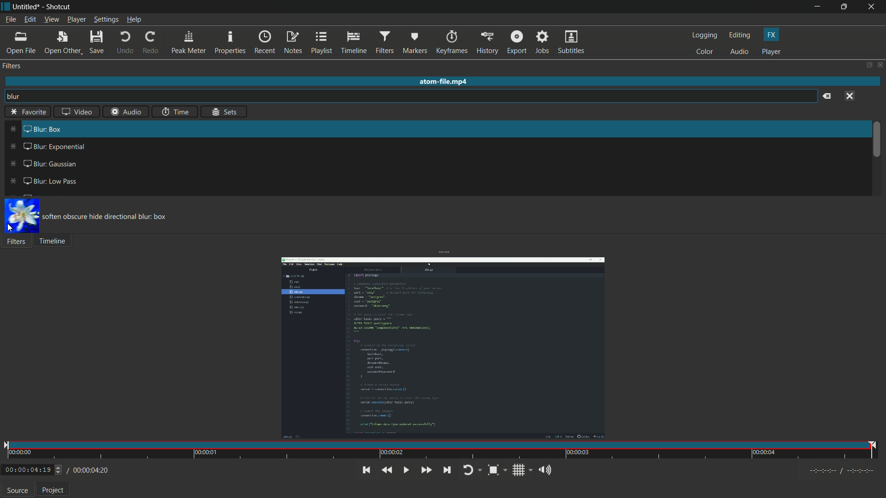 The height and width of the screenshot is (498, 886). I want to click on save, so click(99, 43).